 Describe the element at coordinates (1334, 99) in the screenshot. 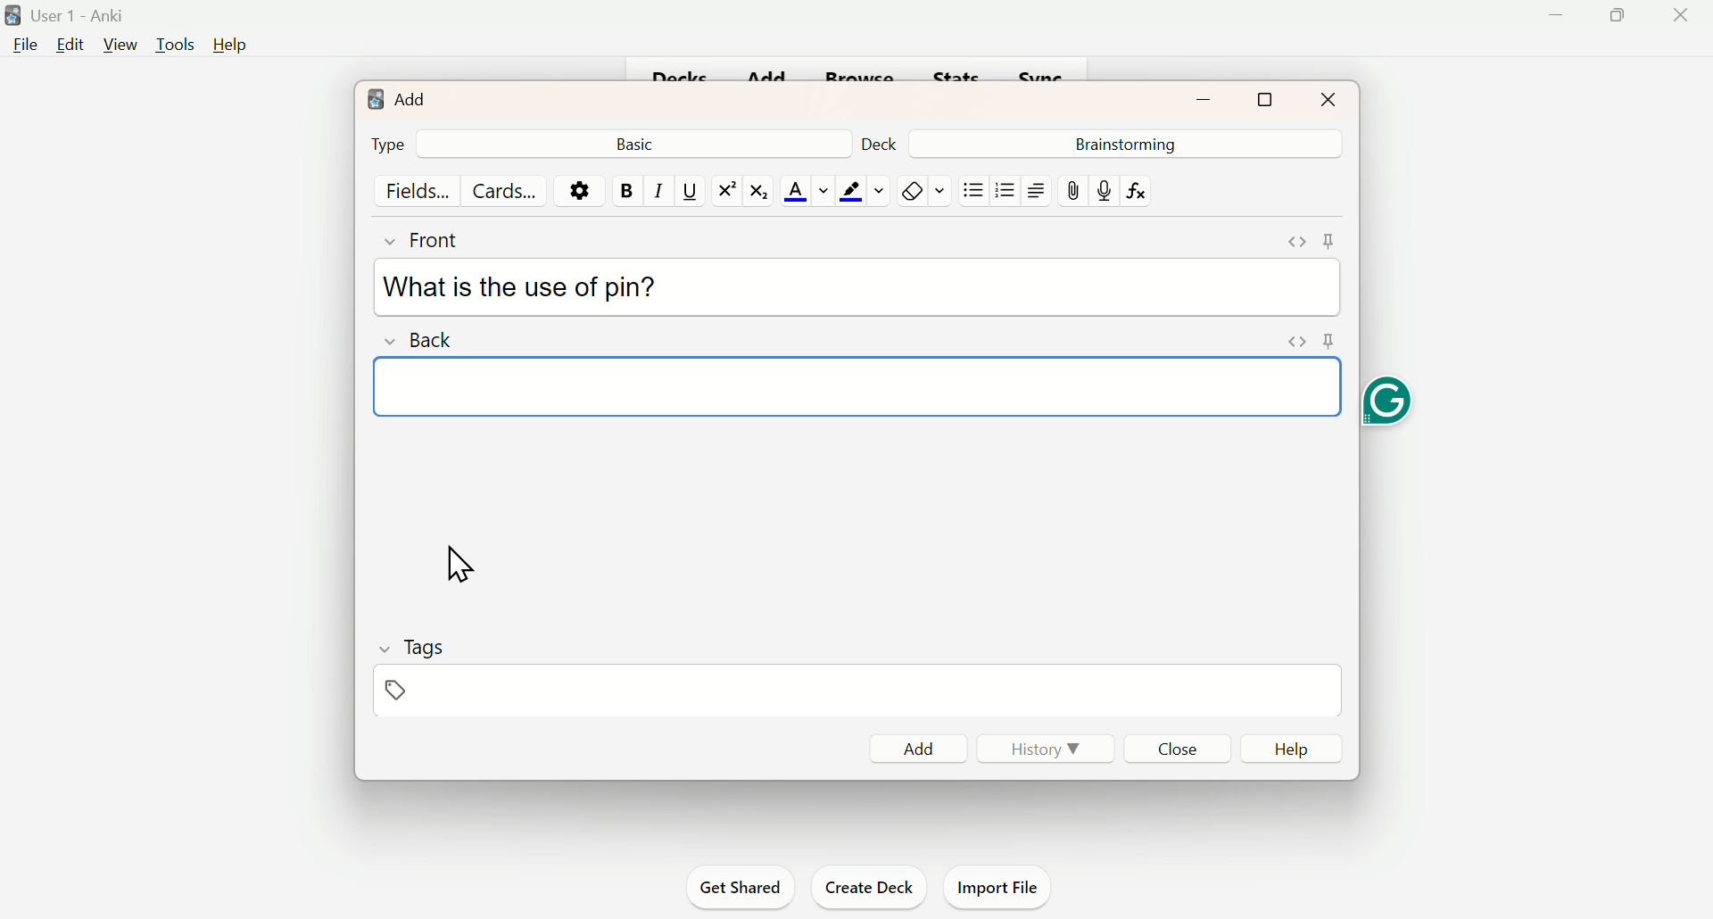

I see `` at that location.